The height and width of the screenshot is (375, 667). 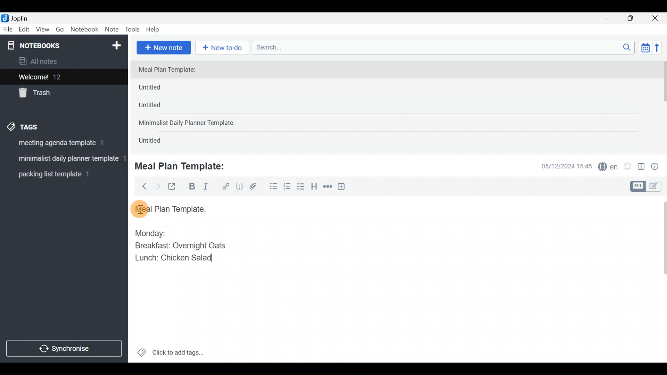 I want to click on Date & time, so click(x=561, y=166).